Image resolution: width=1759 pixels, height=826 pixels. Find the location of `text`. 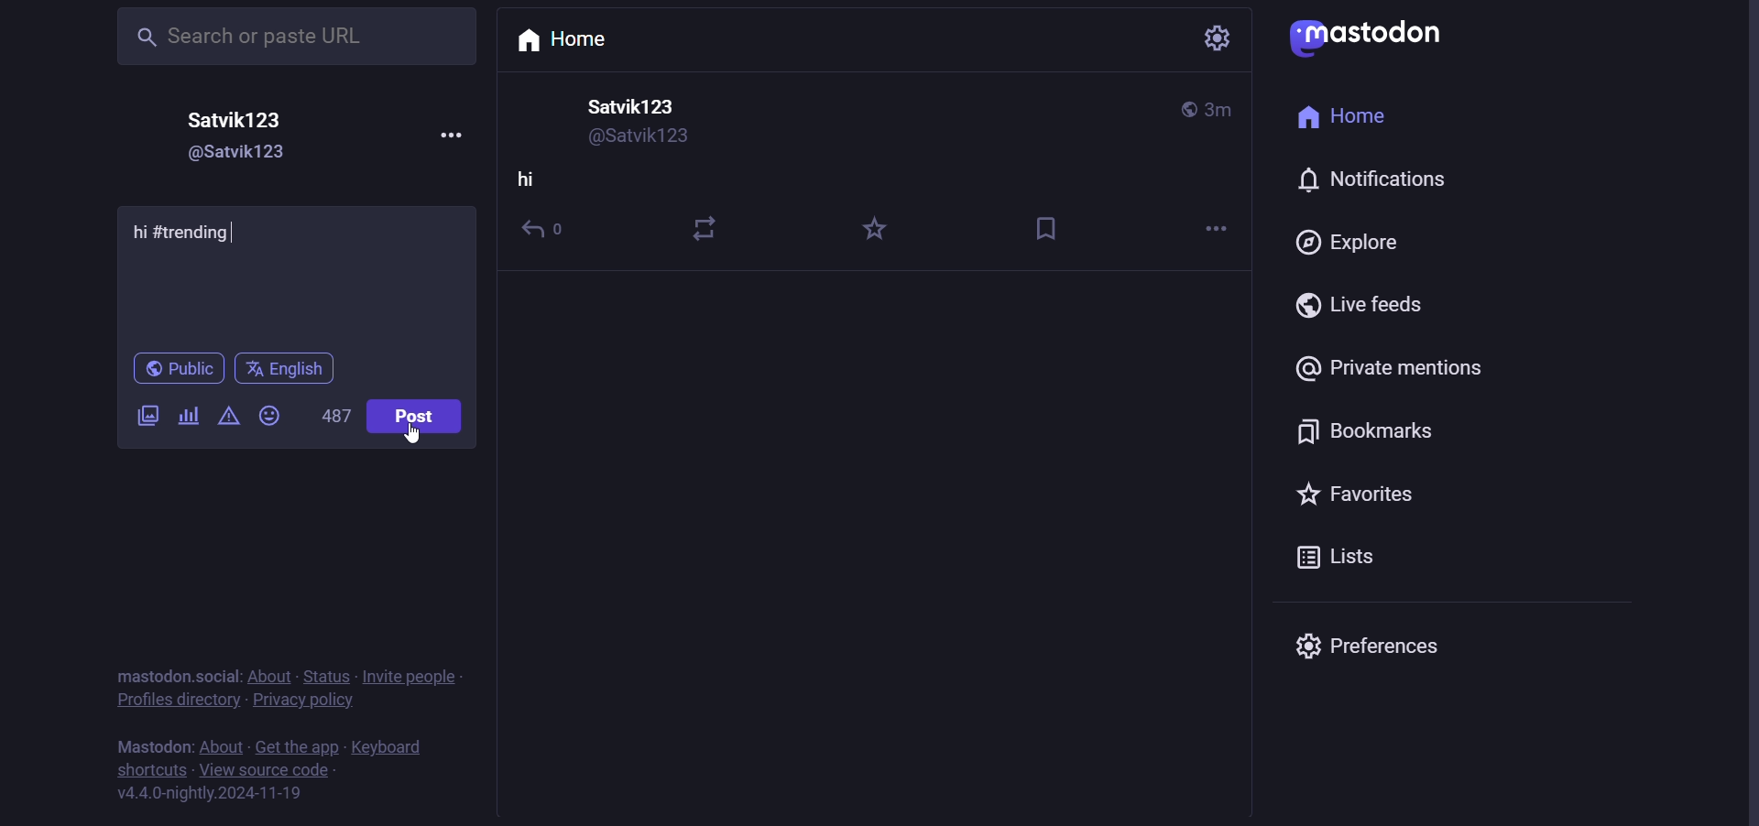

text is located at coordinates (152, 748).